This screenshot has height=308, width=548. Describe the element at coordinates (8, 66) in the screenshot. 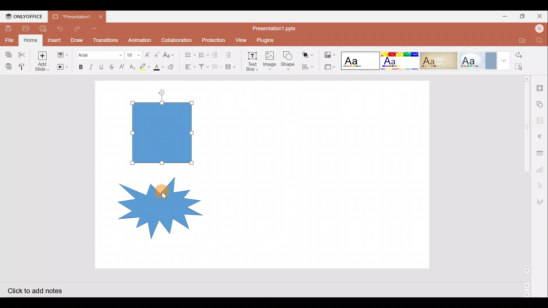

I see `Paste` at that location.